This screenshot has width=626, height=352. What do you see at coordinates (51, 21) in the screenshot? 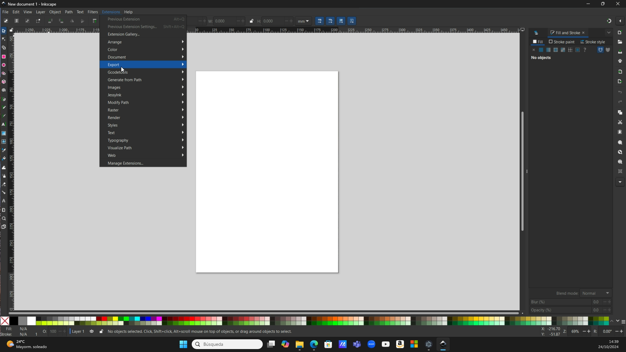
I see `Custom Tool bar` at bounding box center [51, 21].